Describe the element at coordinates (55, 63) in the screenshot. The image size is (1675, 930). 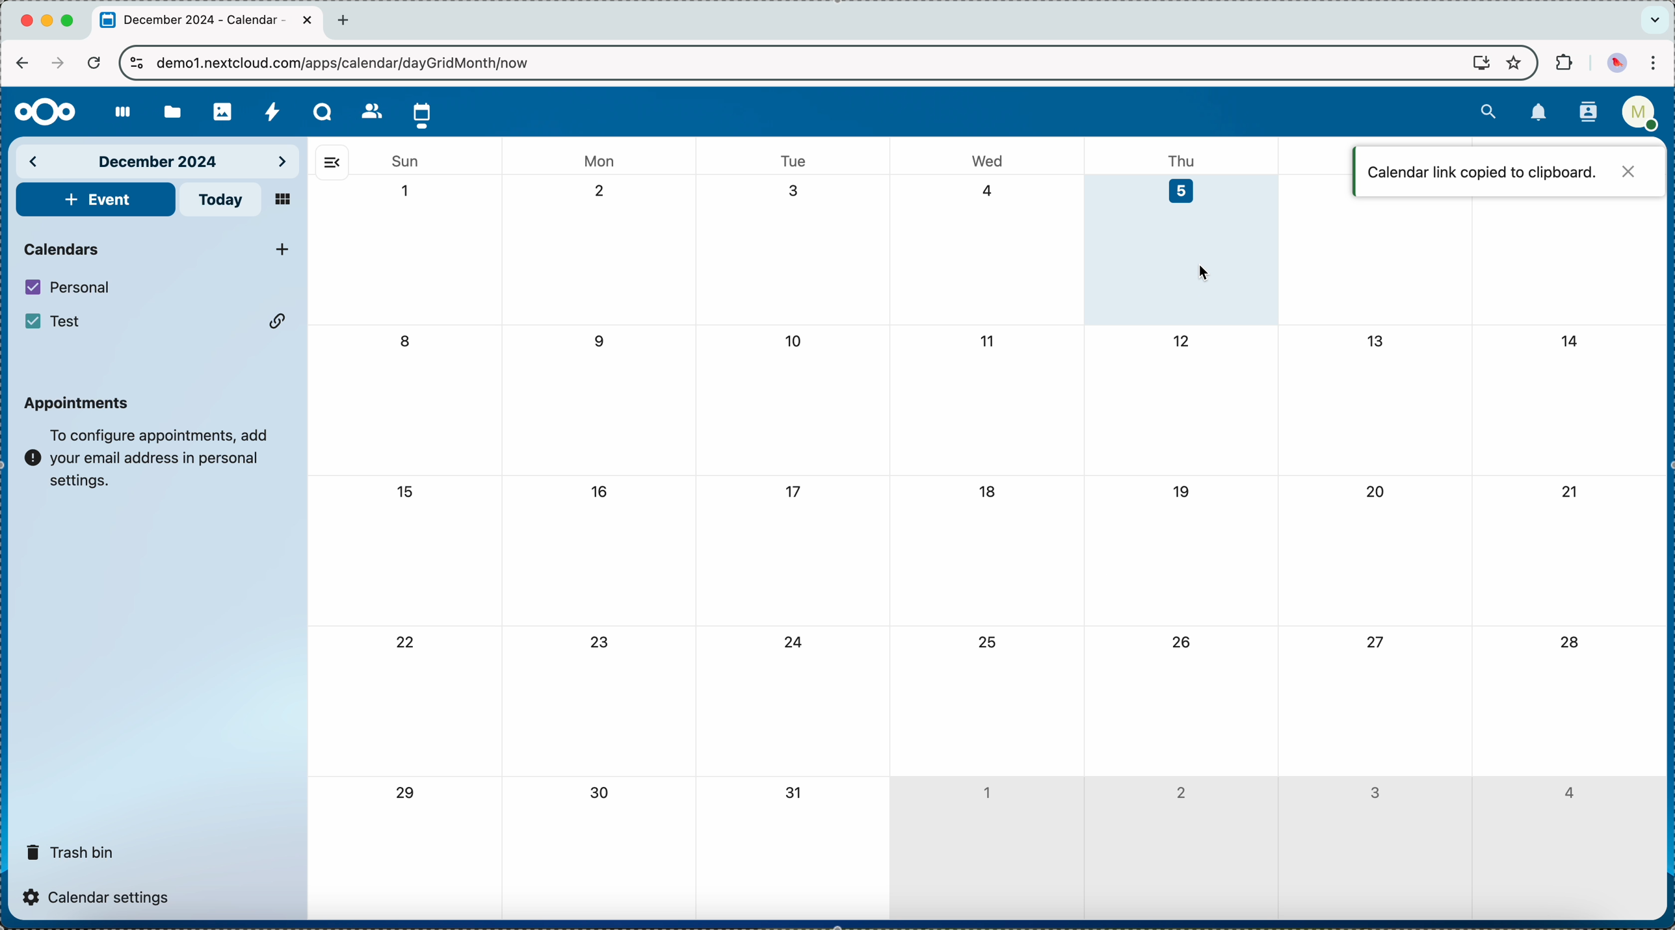
I see `navigate foward` at that location.